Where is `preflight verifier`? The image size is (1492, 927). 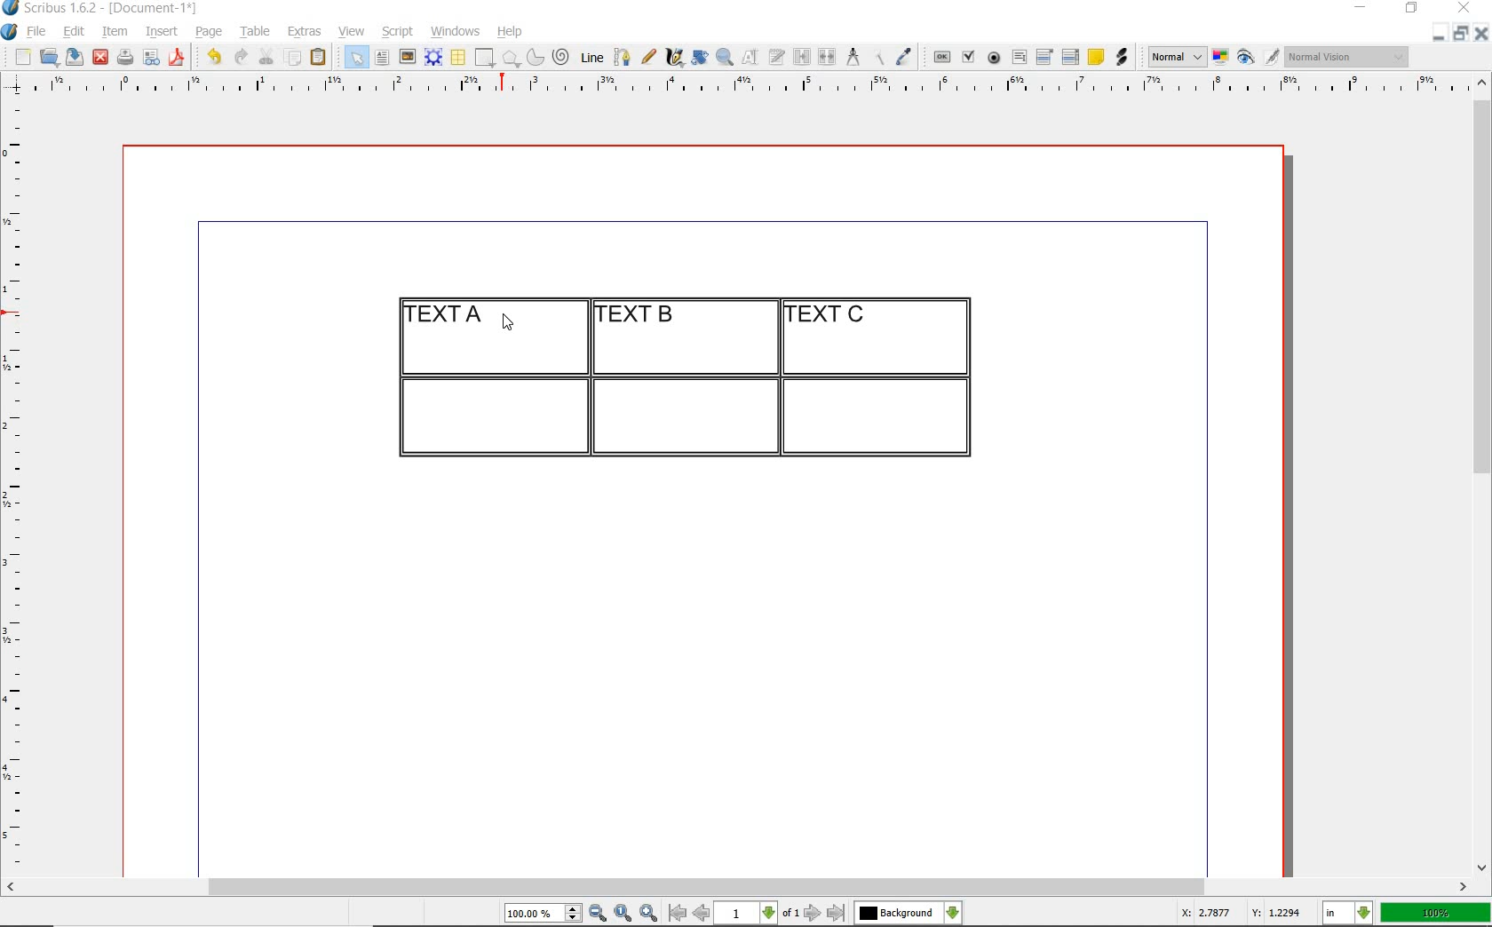
preflight verifier is located at coordinates (152, 59).